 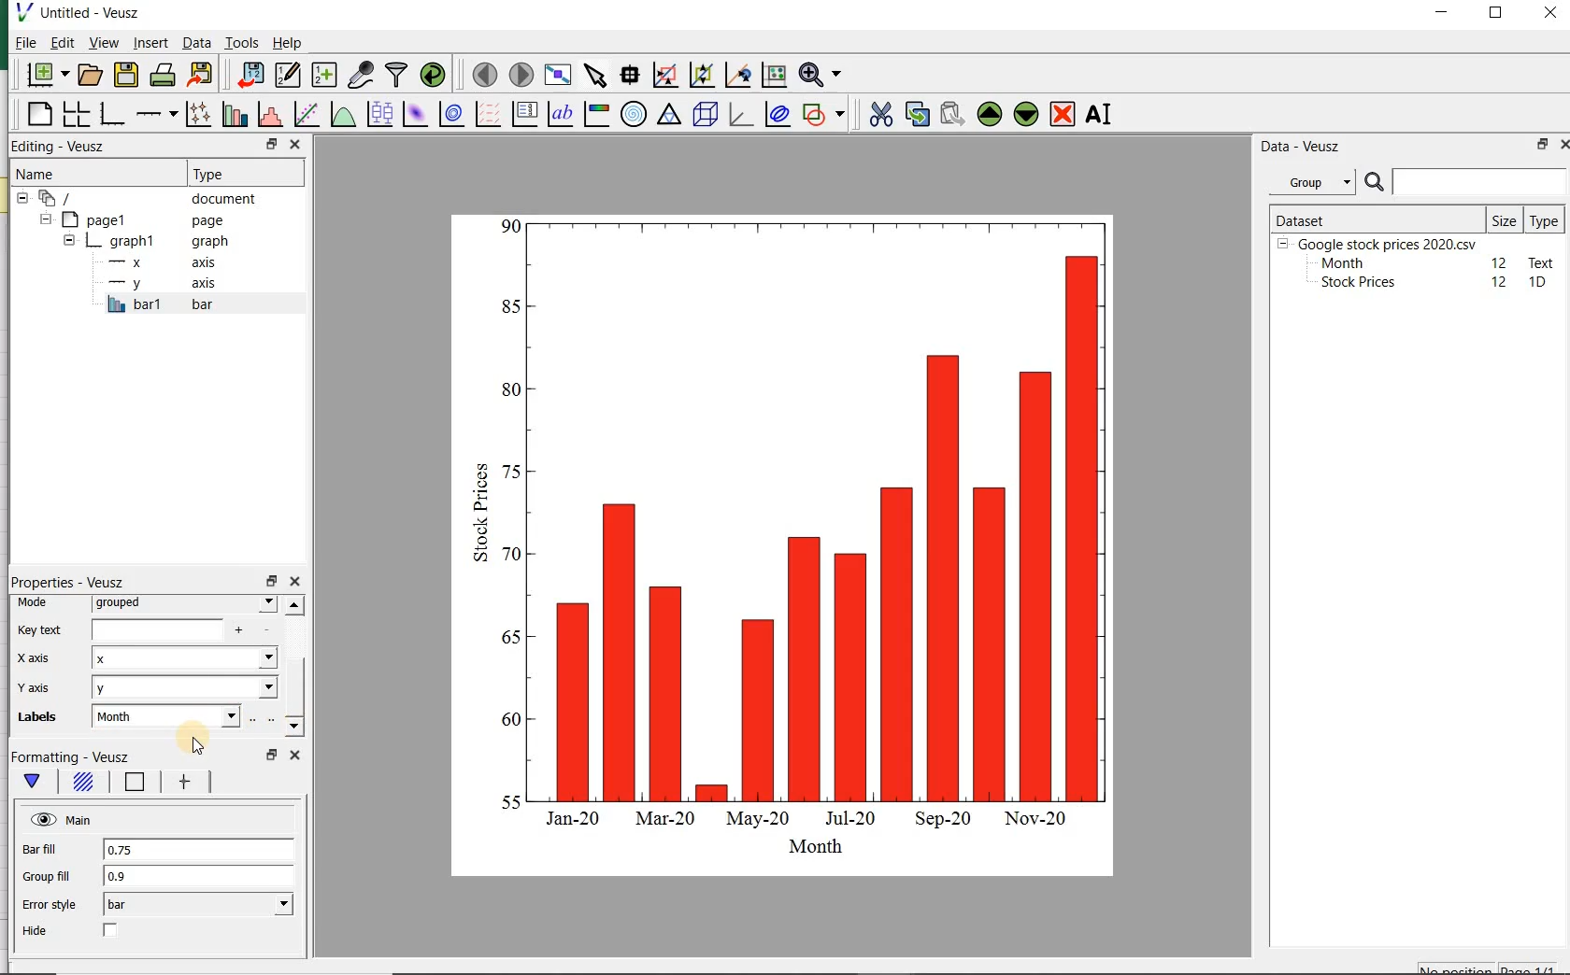 What do you see at coordinates (1380, 243) in the screenshot?
I see `Google stock prices 2020.csv` at bounding box center [1380, 243].